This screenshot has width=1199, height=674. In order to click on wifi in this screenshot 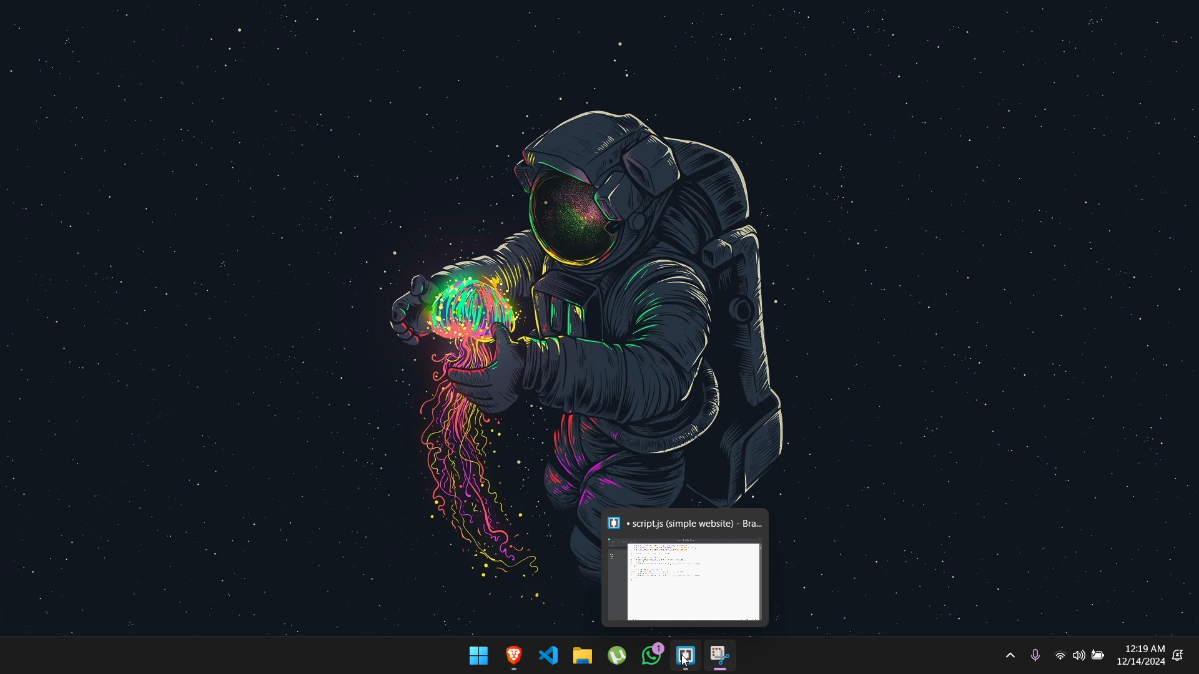, I will do `click(1058, 656)`.